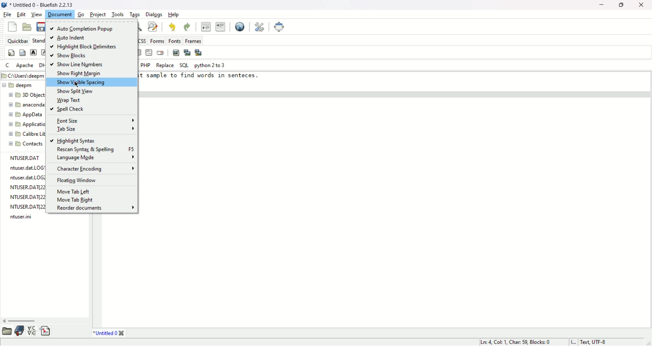 This screenshot has height=346, width=652. I want to click on application icon, so click(4, 5).